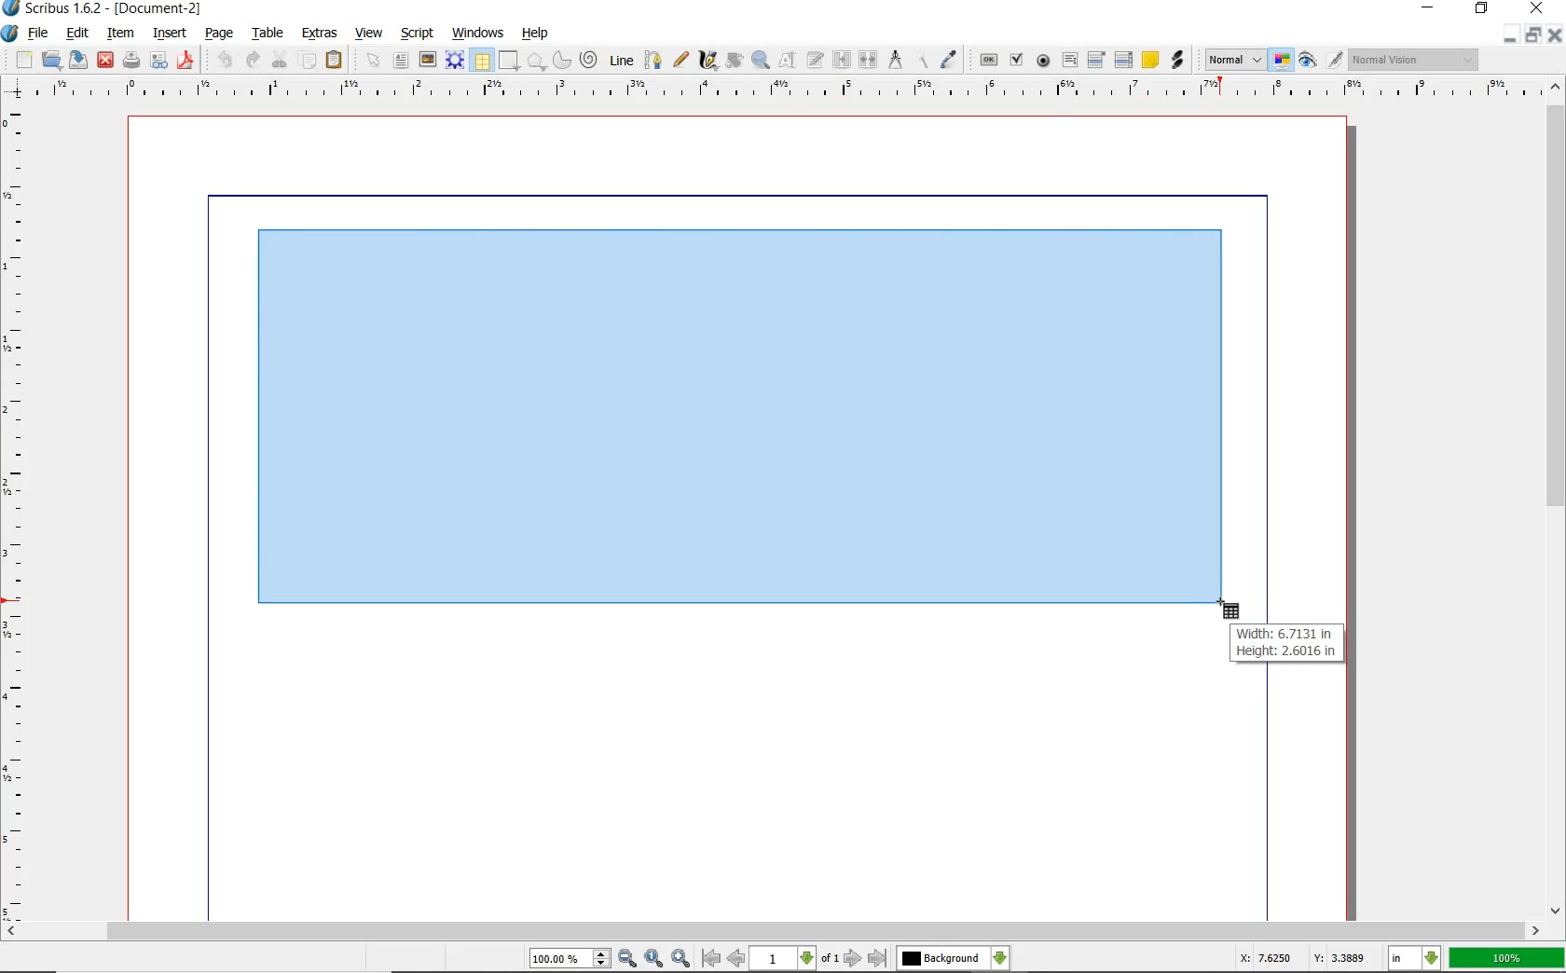  What do you see at coordinates (250, 59) in the screenshot?
I see `redo` at bounding box center [250, 59].